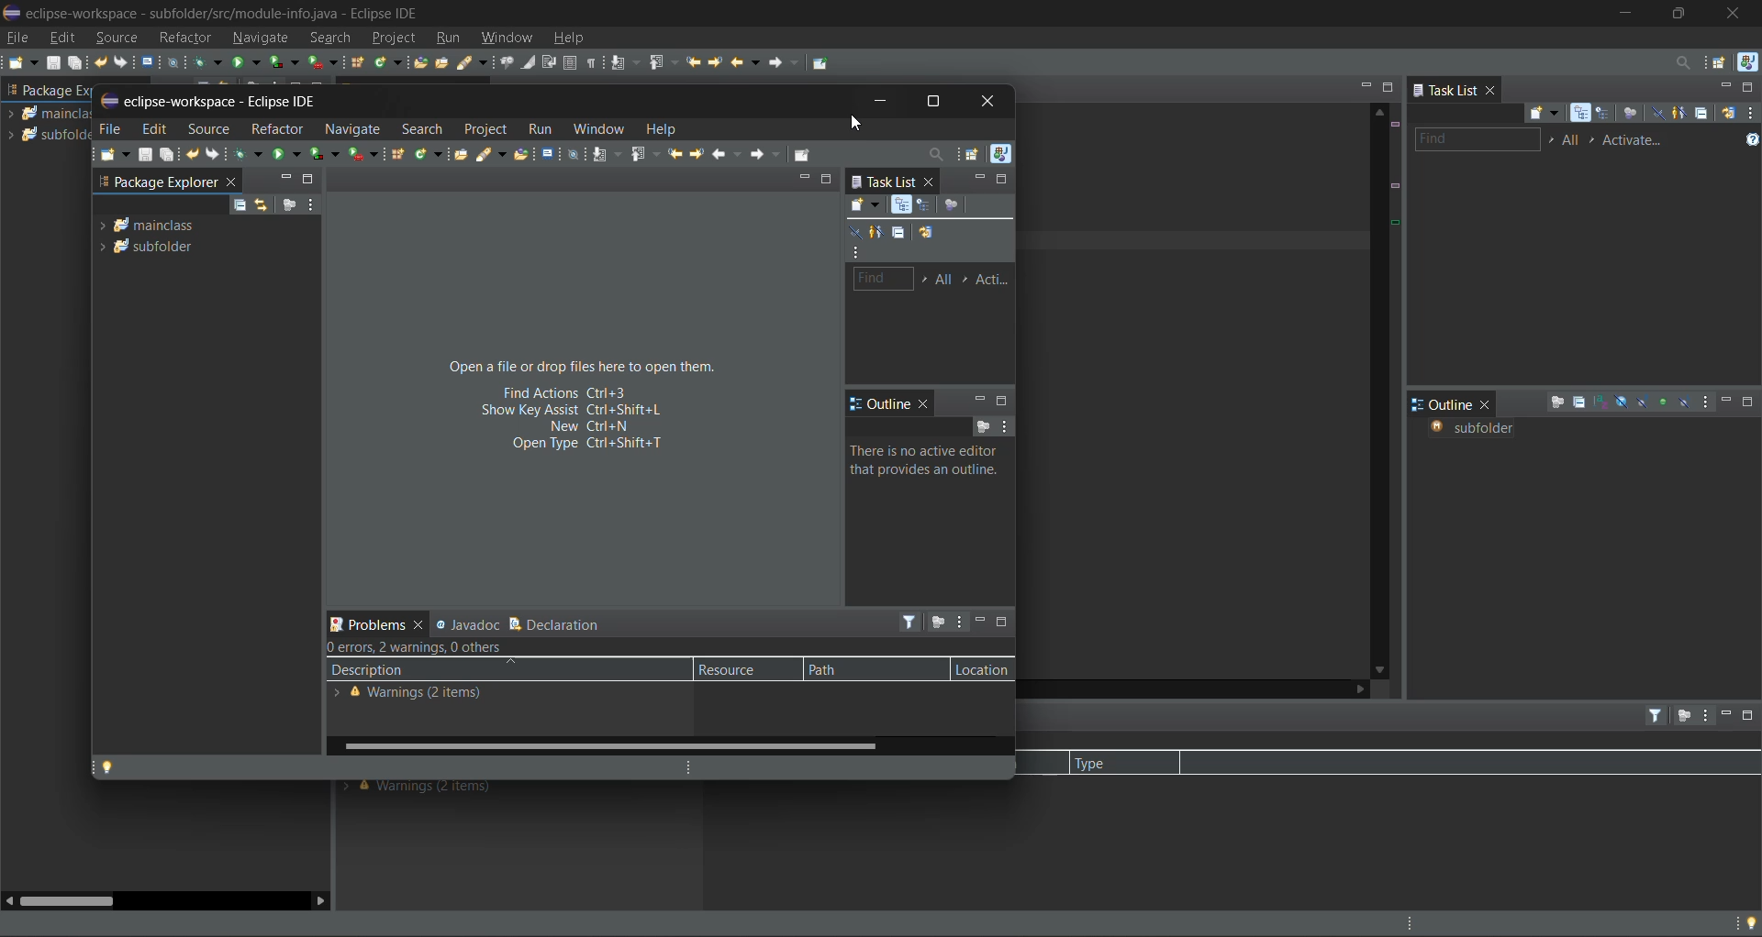  What do you see at coordinates (984, 669) in the screenshot?
I see `location` at bounding box center [984, 669].